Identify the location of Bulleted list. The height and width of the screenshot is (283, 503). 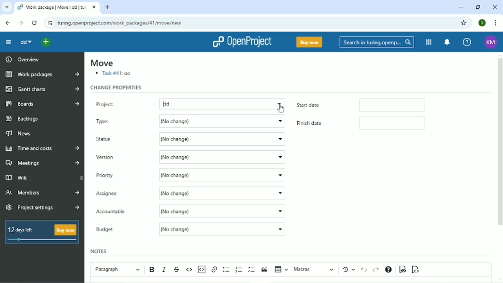
(227, 270).